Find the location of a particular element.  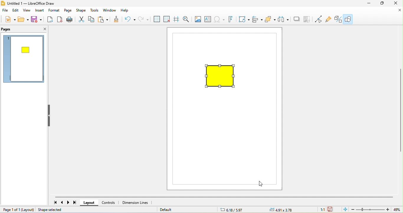

shape fill color change is located at coordinates (222, 77).